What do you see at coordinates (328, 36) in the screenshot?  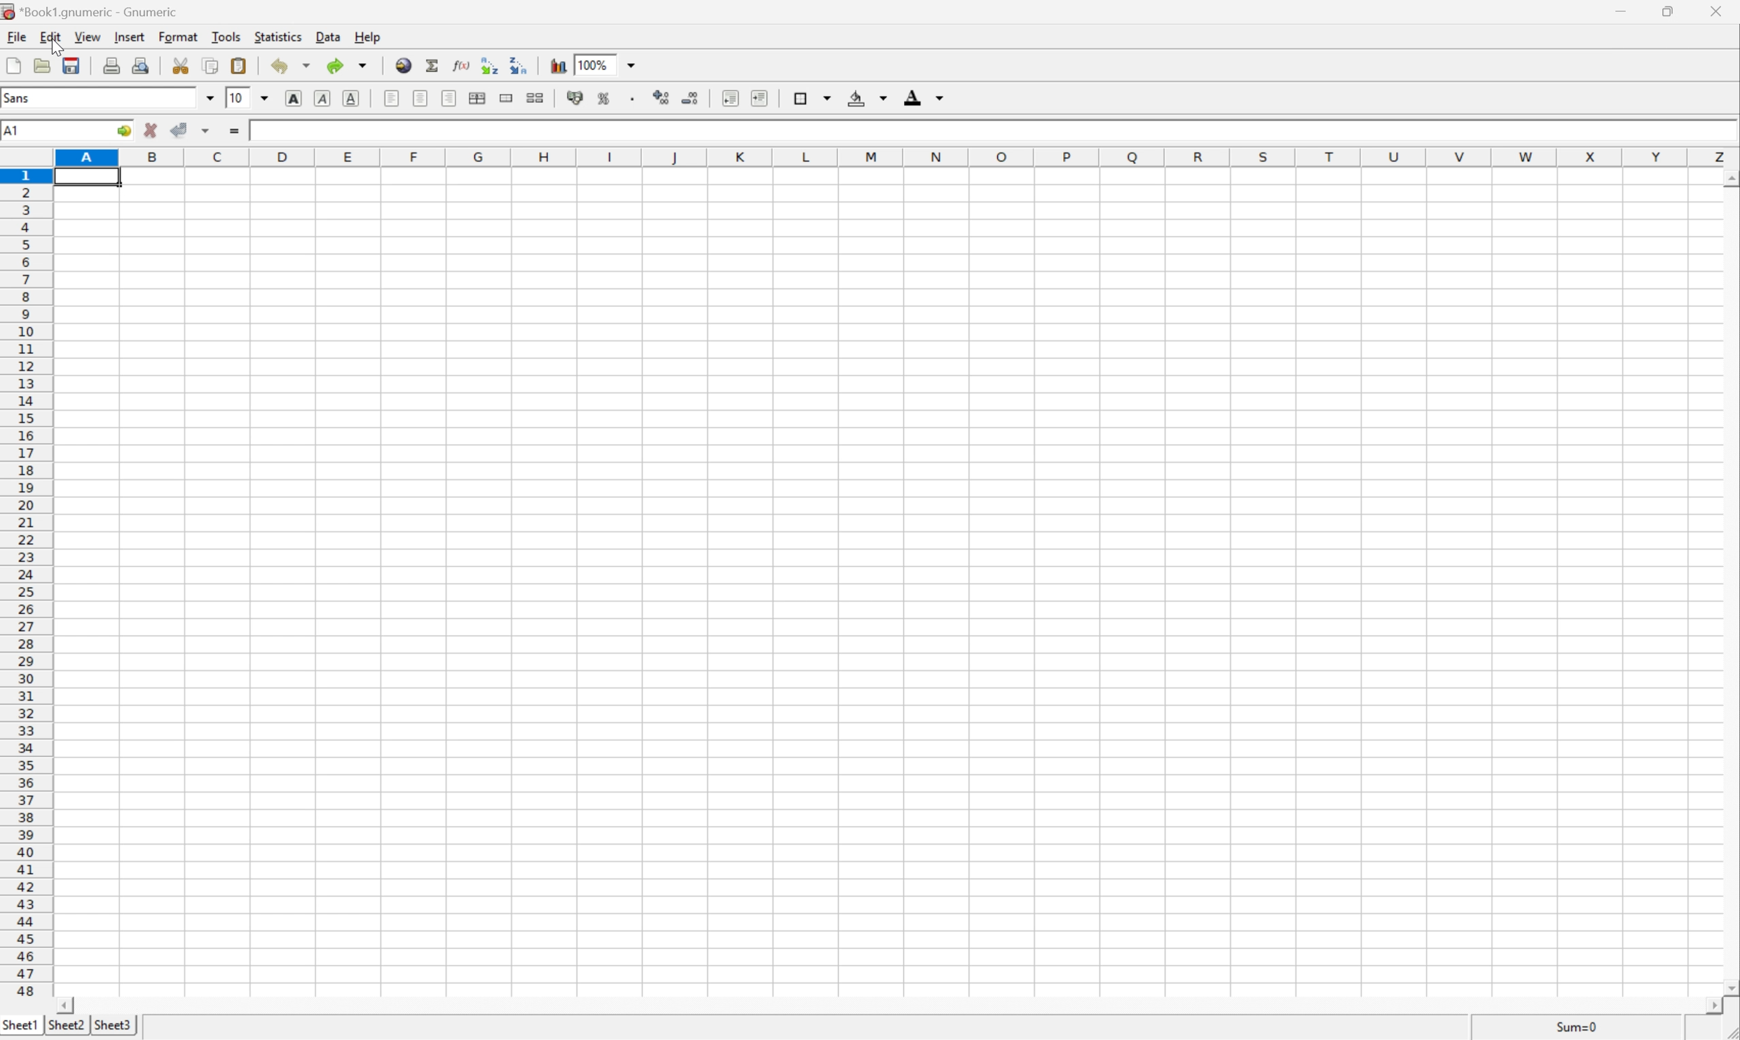 I see `data` at bounding box center [328, 36].